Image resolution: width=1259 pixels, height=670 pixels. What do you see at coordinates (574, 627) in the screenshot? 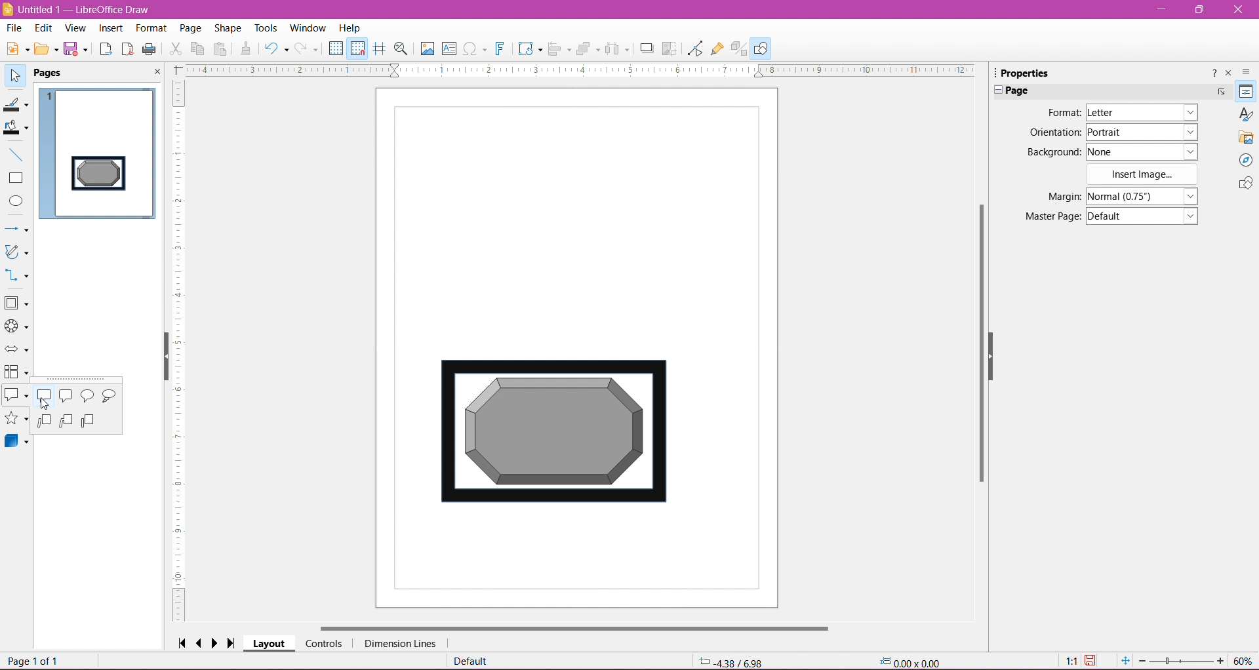
I see `Horizontal Scroll Bar` at bounding box center [574, 627].